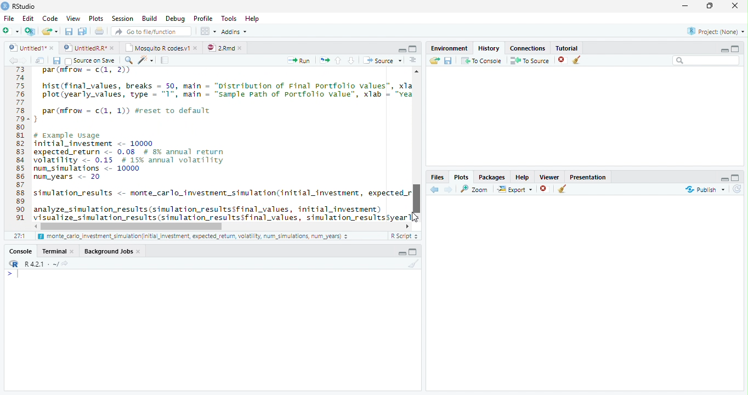 This screenshot has width=748, height=395. I want to click on Remove selected, so click(546, 189).